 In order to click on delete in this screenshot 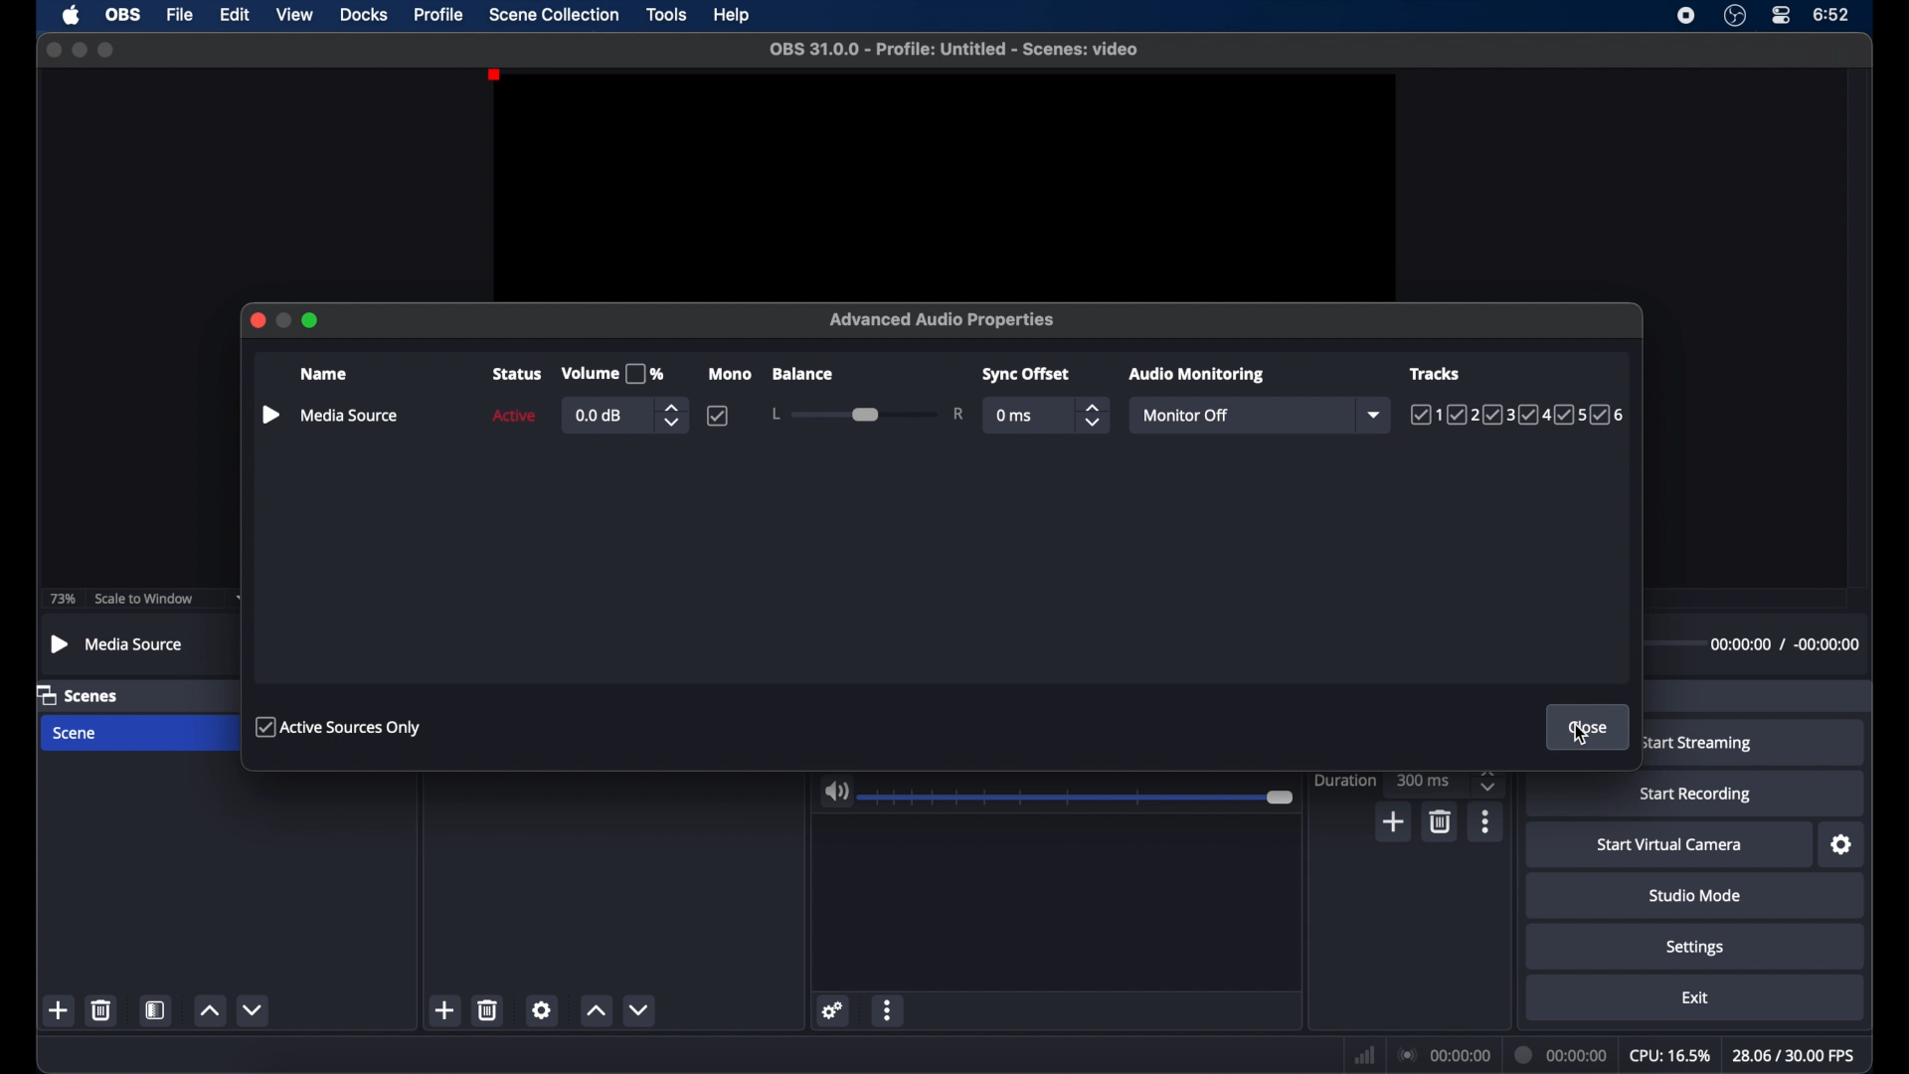, I will do `click(1439, 822)`.